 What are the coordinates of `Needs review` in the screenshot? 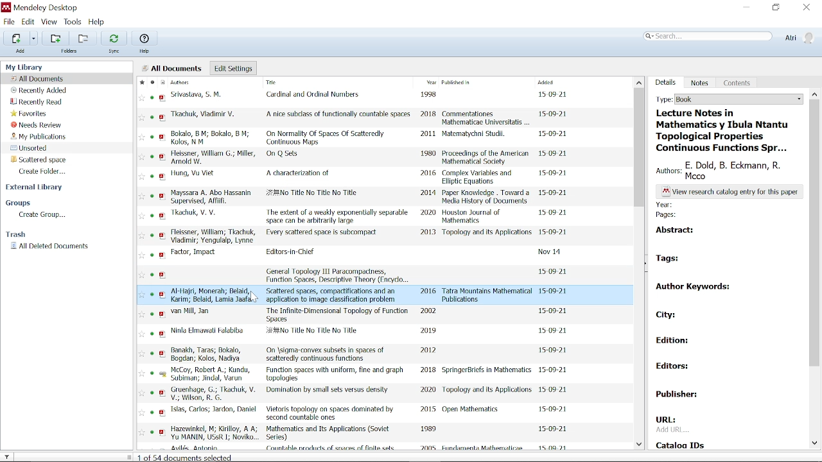 It's located at (37, 125).